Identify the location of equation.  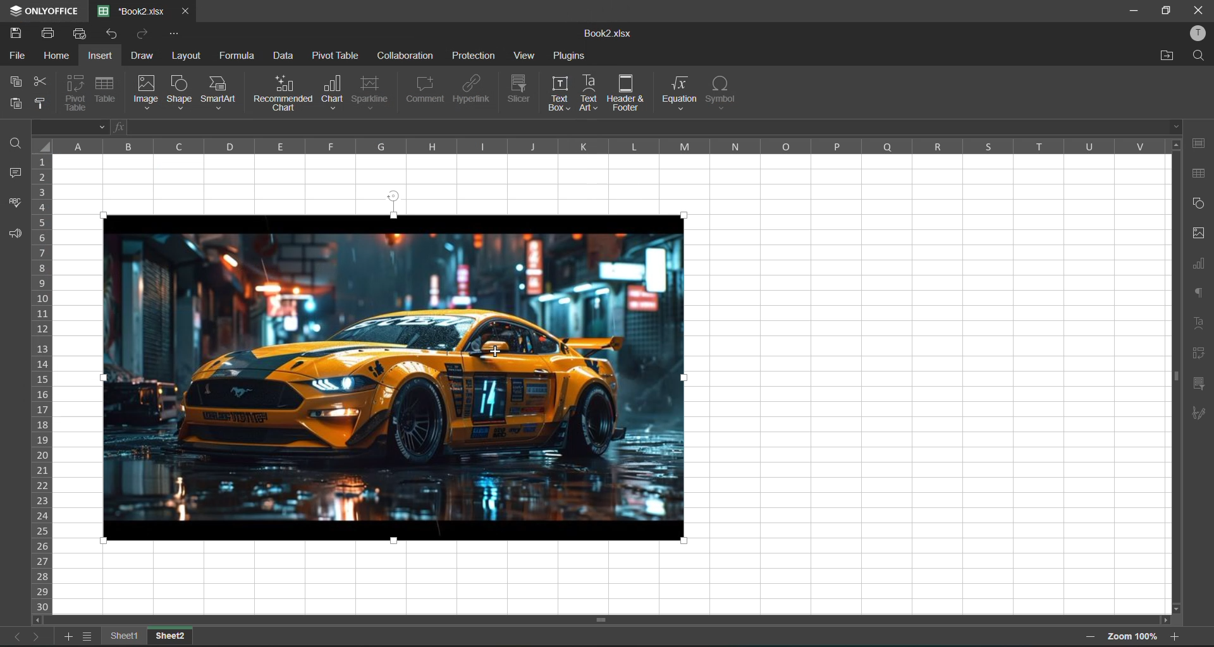
(678, 92).